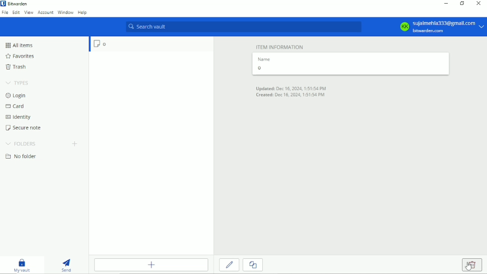 This screenshot has height=274, width=487. Describe the element at coordinates (21, 144) in the screenshot. I see `Folders` at that location.